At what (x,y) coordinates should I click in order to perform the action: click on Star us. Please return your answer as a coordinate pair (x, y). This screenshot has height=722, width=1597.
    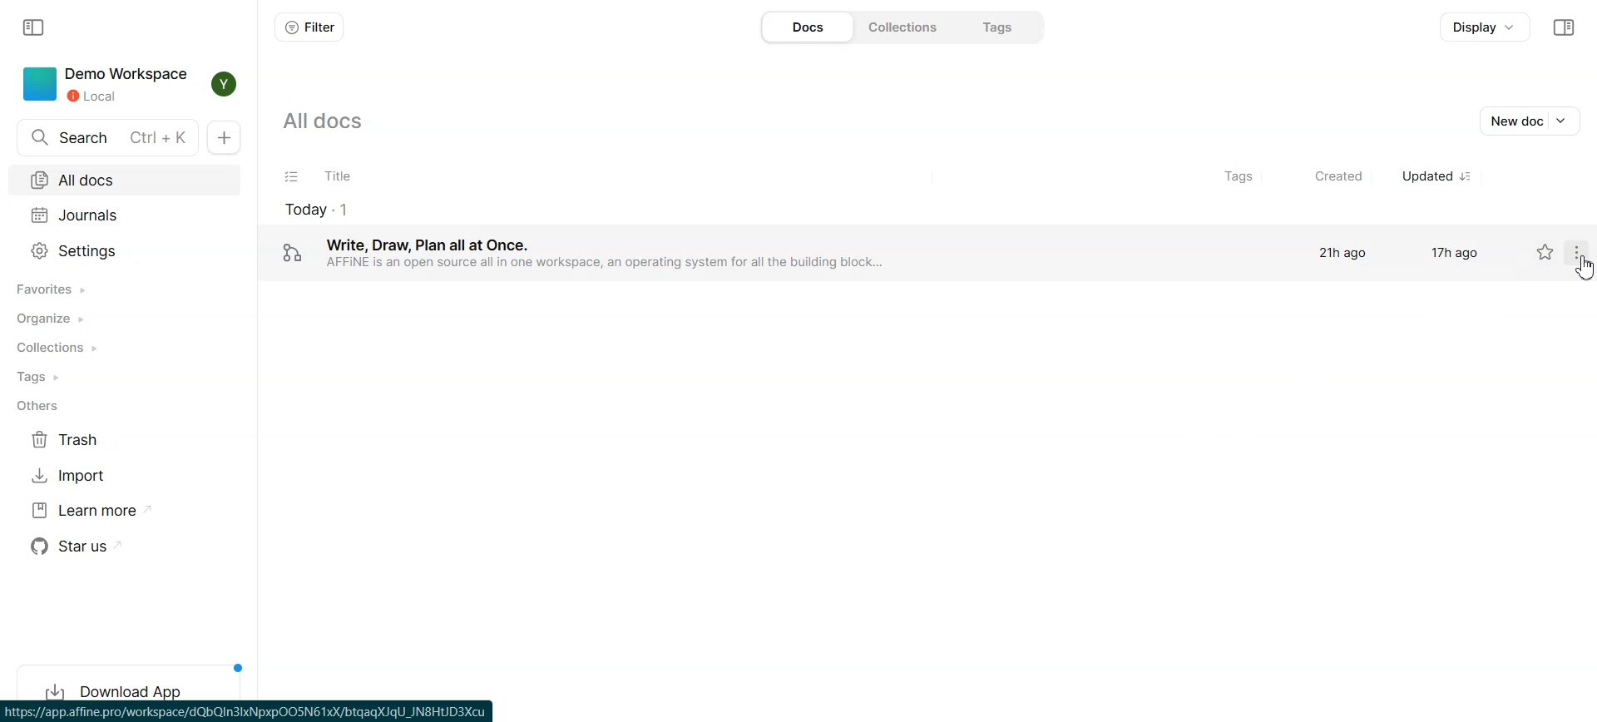
    Looking at the image, I should click on (128, 545).